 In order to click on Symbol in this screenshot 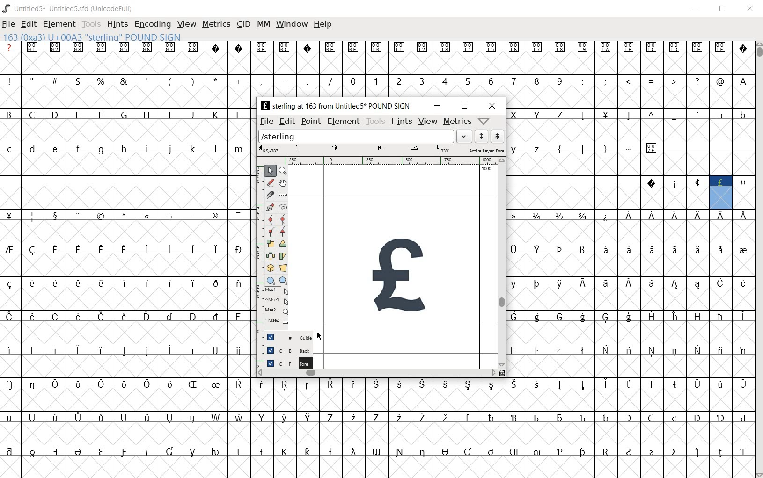, I will do `click(720, 249)`.